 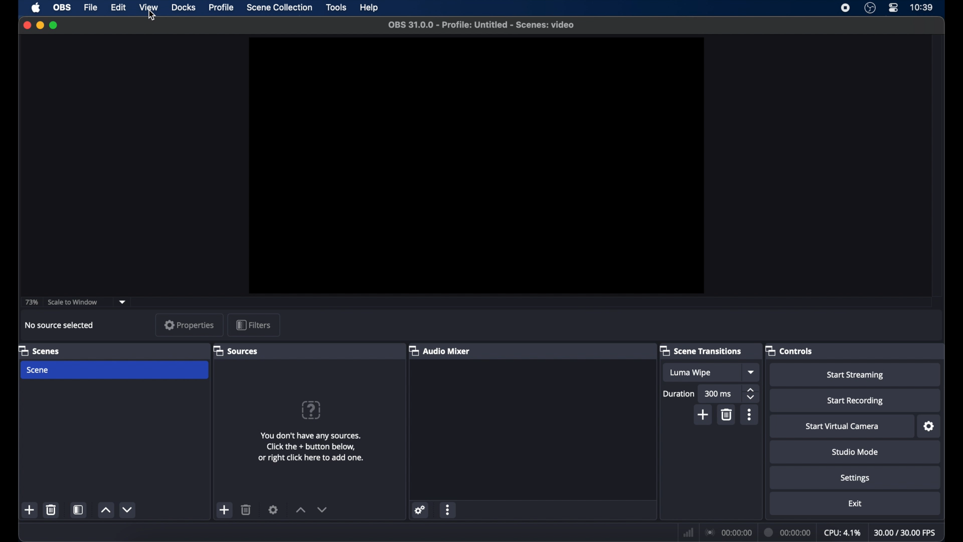 What do you see at coordinates (855, 374) in the screenshot?
I see `Start Streaming` at bounding box center [855, 374].